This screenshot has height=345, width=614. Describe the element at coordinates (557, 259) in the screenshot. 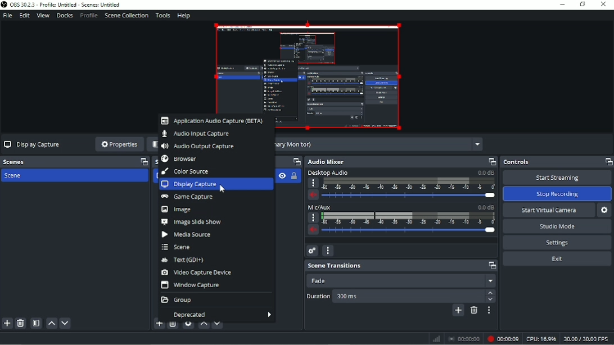

I see `Exit` at that location.